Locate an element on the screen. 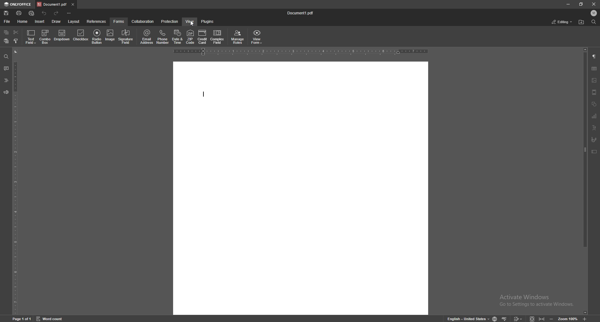 Image resolution: width=600 pixels, height=322 pixels. tab is located at coordinates (52, 4).